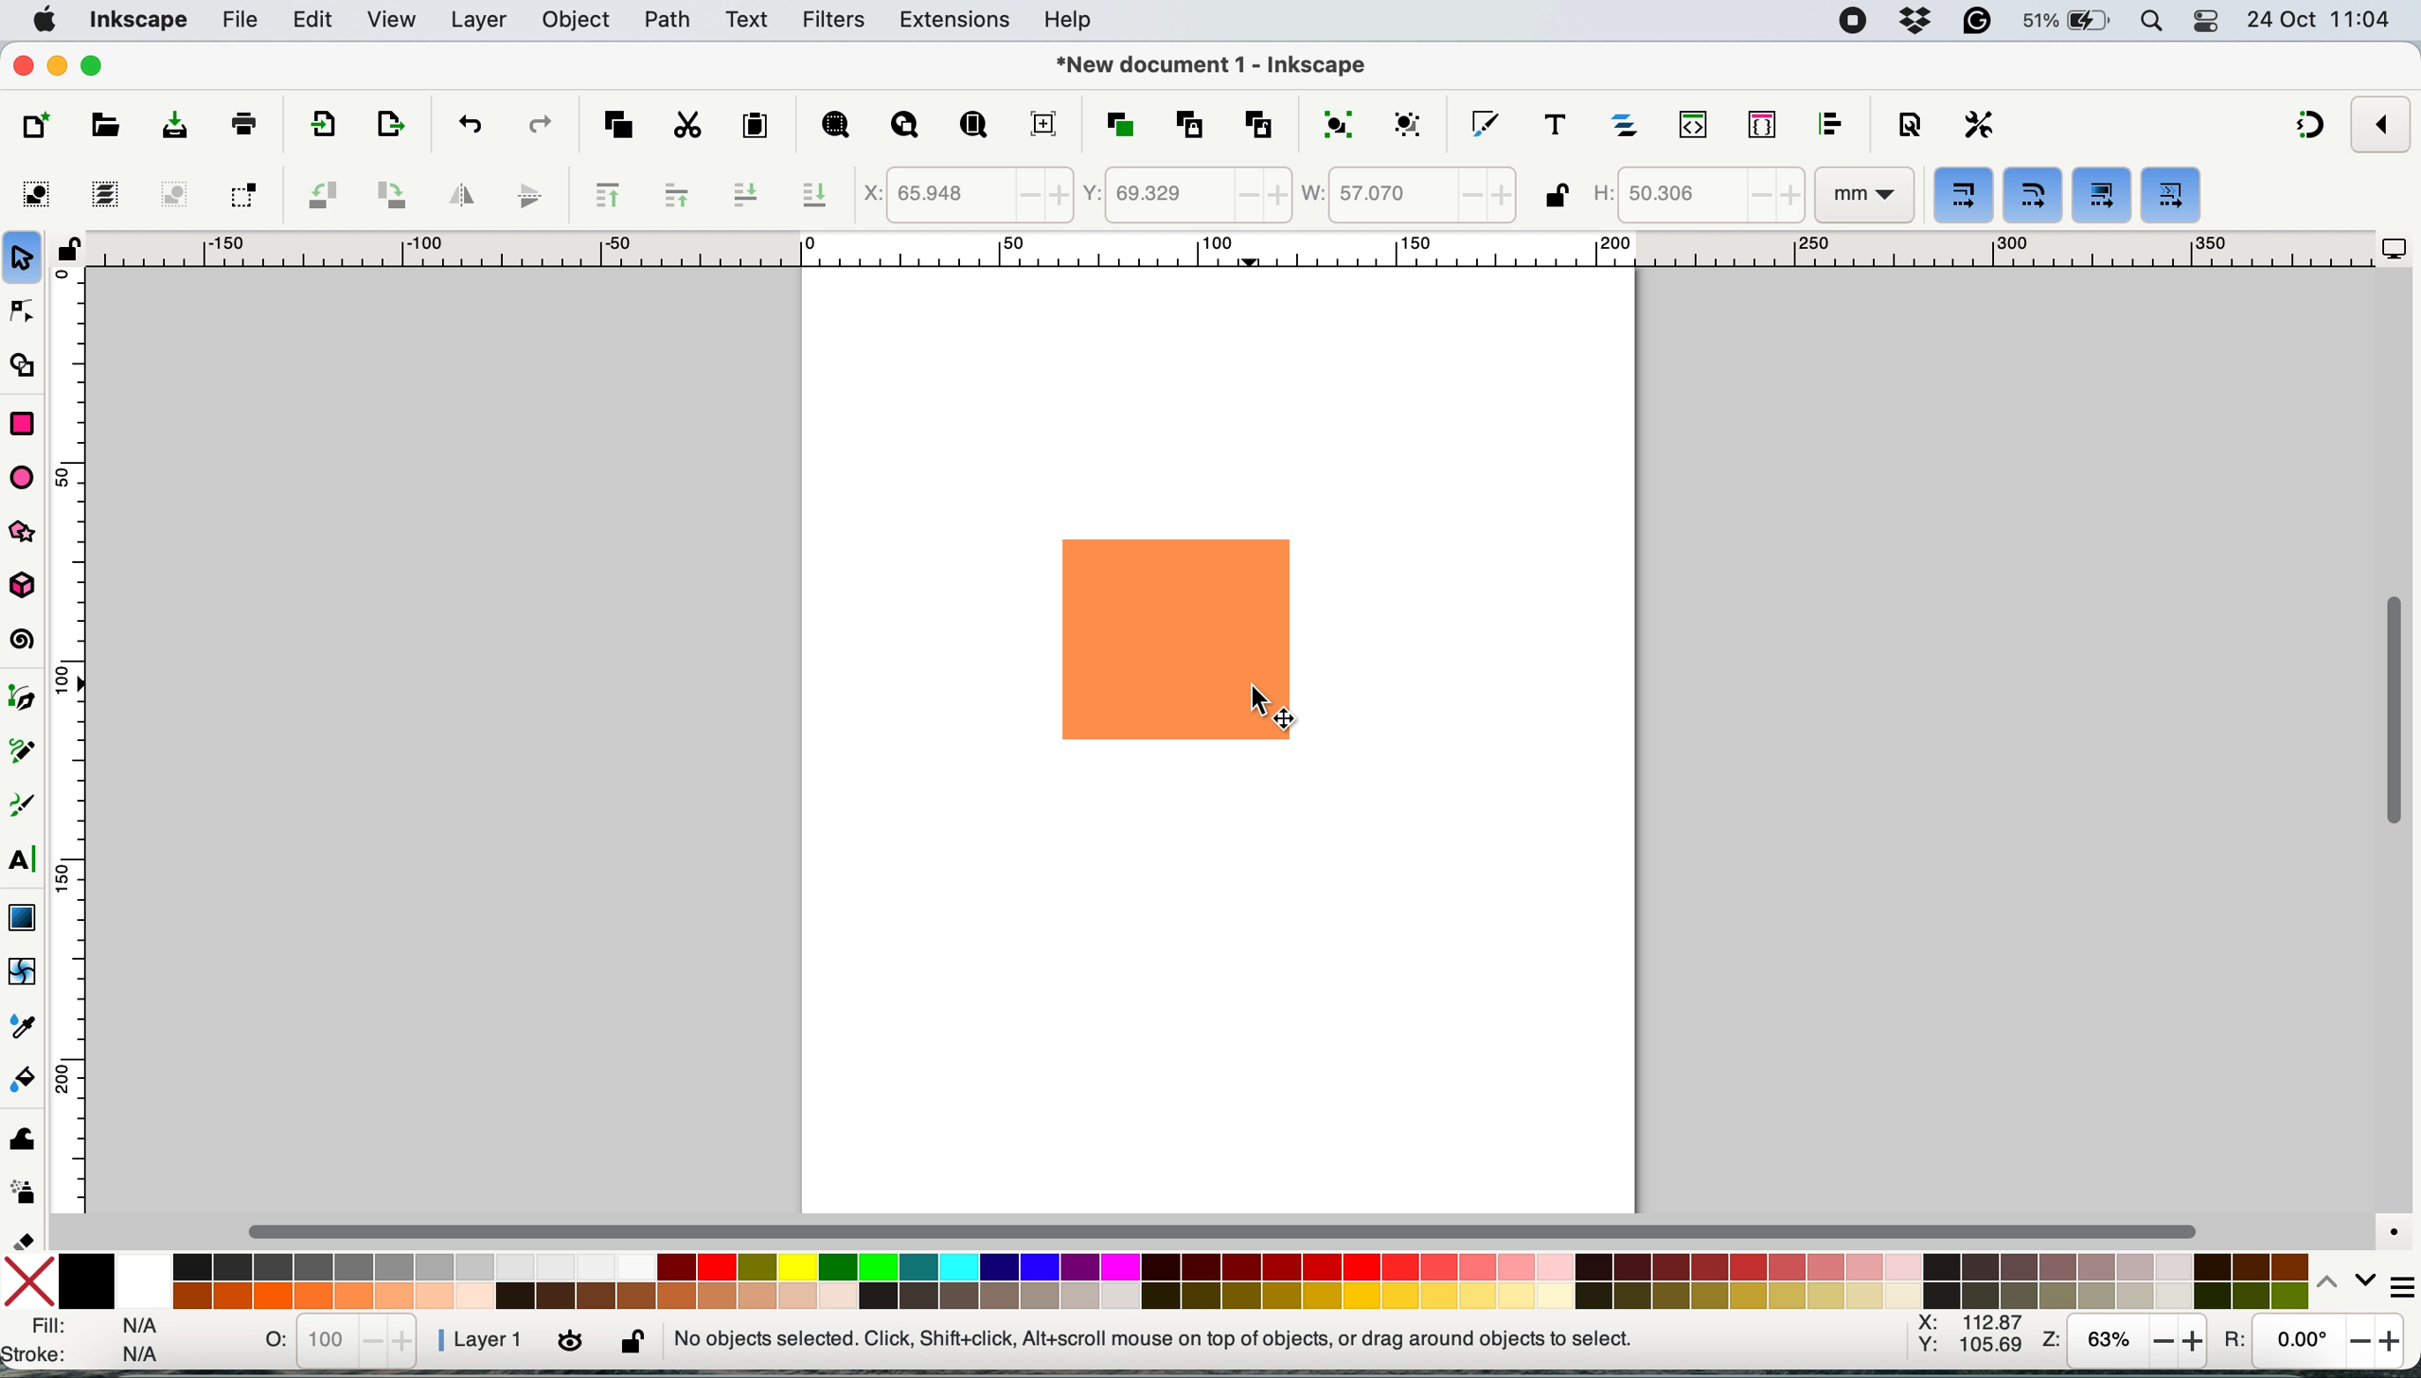 The image size is (2421, 1378). Describe the element at coordinates (957, 21) in the screenshot. I see `extensions` at that location.